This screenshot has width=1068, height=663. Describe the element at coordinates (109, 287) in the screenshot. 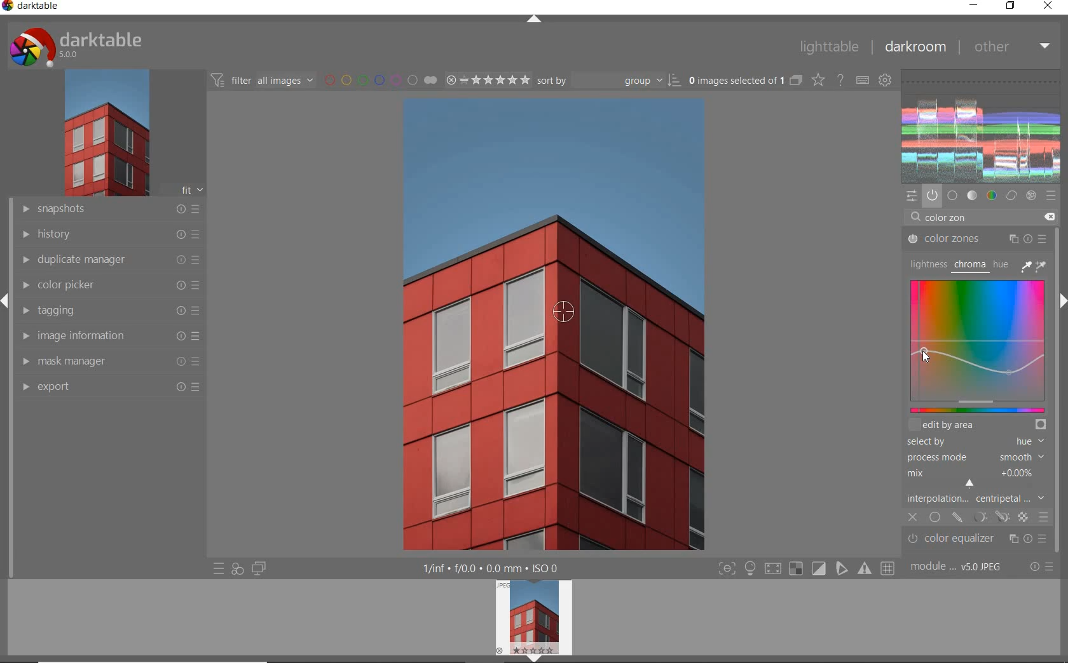

I see `color picker` at that location.